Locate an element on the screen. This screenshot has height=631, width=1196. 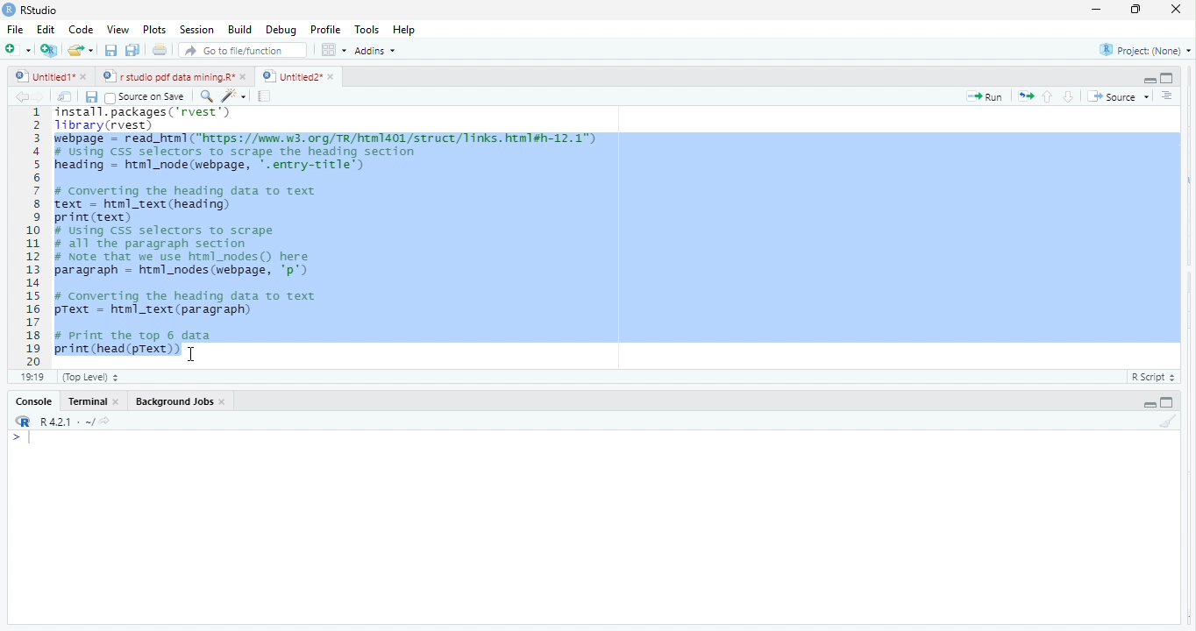
19:19 is located at coordinates (32, 376).